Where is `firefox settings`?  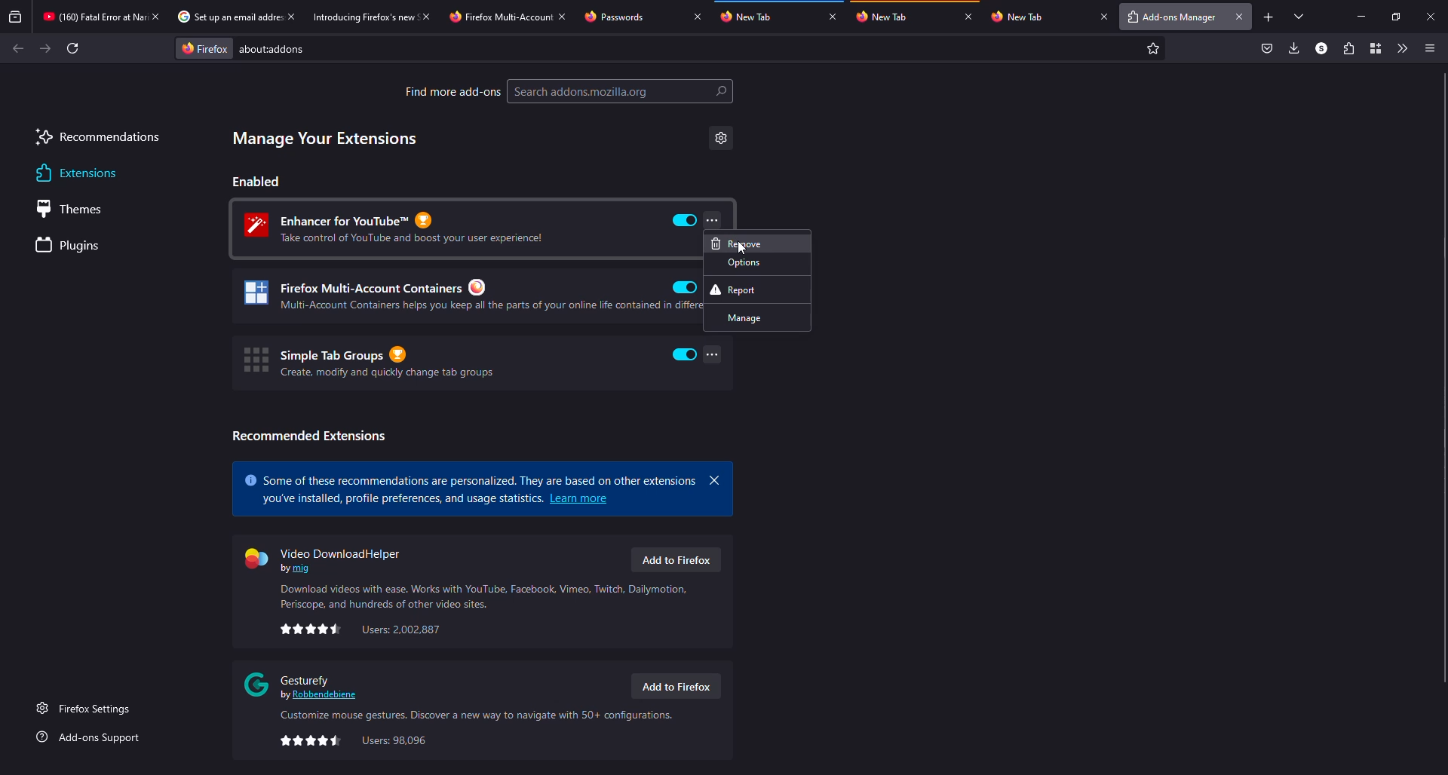 firefox settings is located at coordinates (87, 708).